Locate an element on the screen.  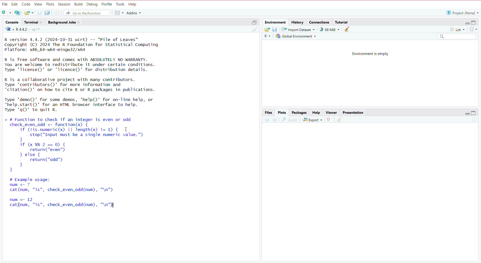
presentation is located at coordinates (354, 112).